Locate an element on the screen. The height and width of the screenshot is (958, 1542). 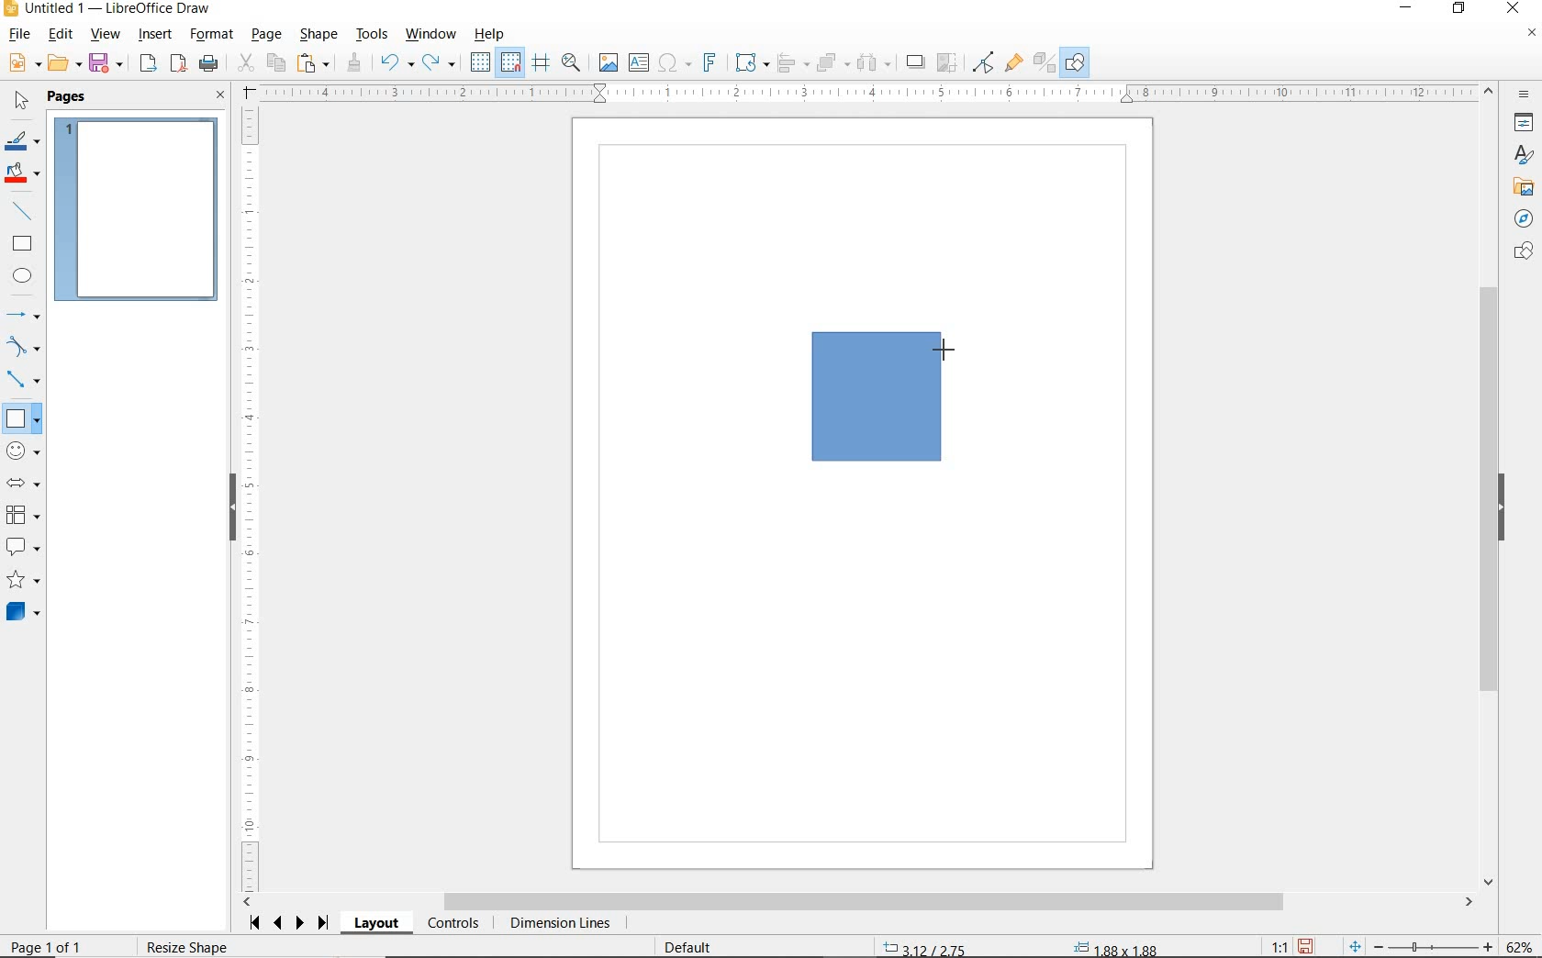
OPEN is located at coordinates (65, 63).